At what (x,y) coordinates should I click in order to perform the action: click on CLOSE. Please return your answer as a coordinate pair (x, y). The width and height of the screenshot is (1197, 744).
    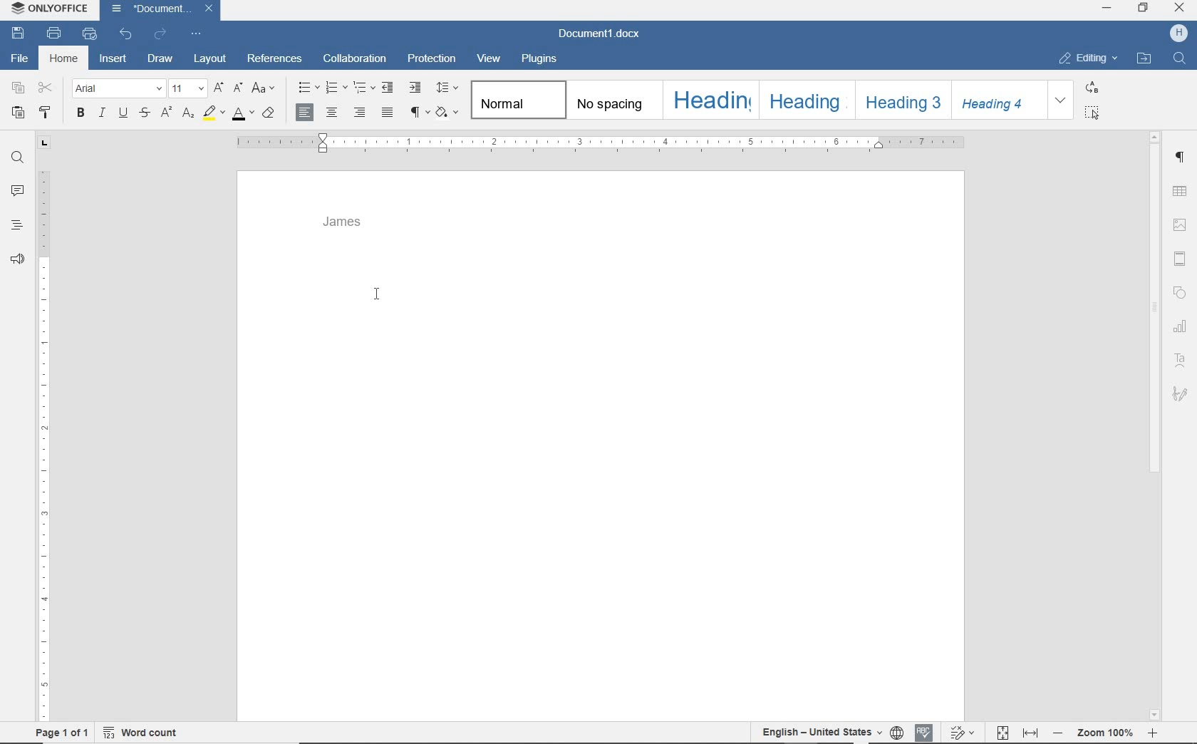
    Looking at the image, I should click on (1179, 9).